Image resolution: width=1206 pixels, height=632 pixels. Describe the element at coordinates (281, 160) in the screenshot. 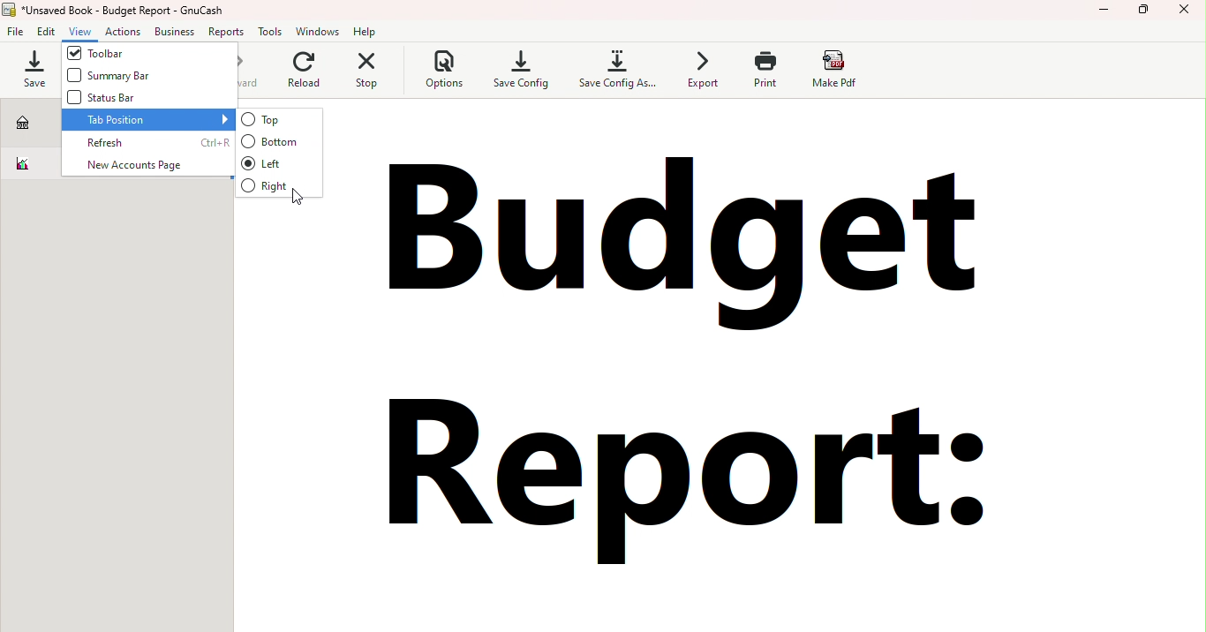

I see `Left` at that location.